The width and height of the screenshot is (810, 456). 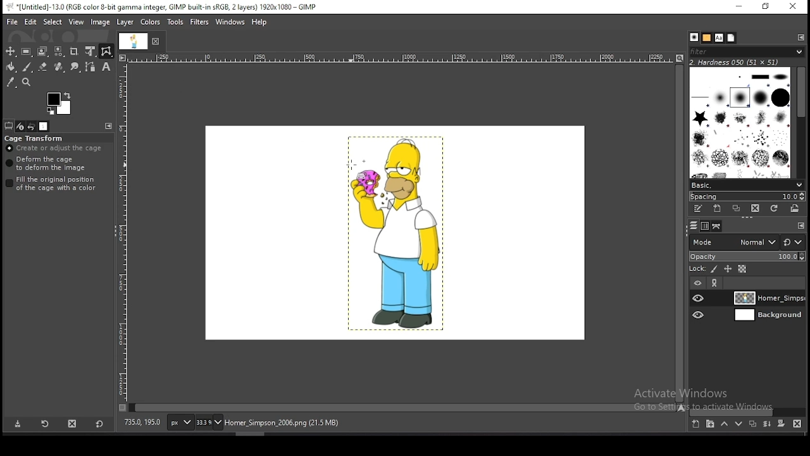 What do you see at coordinates (719, 210) in the screenshot?
I see `create a new brush` at bounding box center [719, 210].